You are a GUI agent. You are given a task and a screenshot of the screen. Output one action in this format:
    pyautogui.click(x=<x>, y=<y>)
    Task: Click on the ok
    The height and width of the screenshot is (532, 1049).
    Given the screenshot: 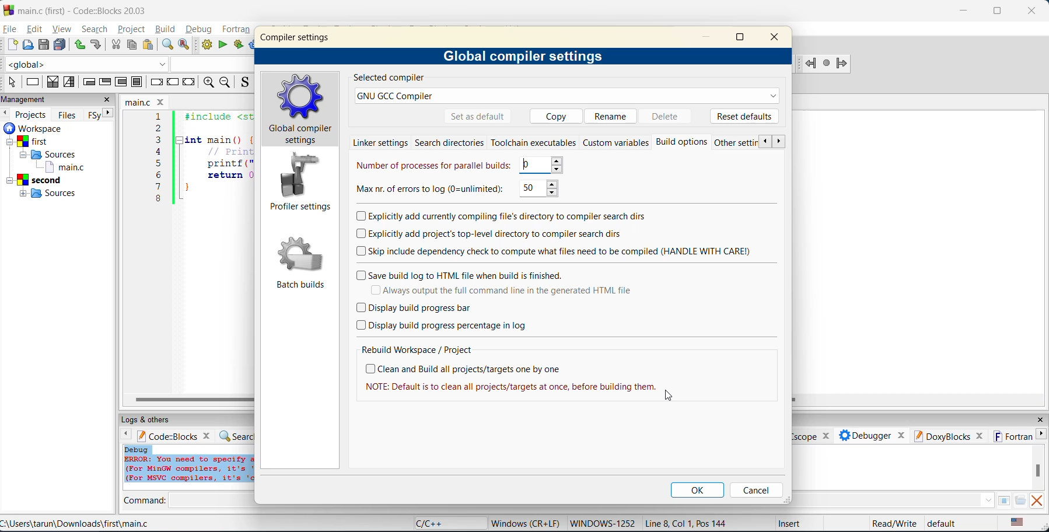 What is the action you would take?
    pyautogui.click(x=699, y=490)
    